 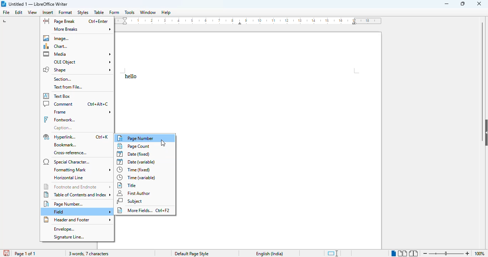 What do you see at coordinates (60, 120) in the screenshot?
I see `fontwork` at bounding box center [60, 120].